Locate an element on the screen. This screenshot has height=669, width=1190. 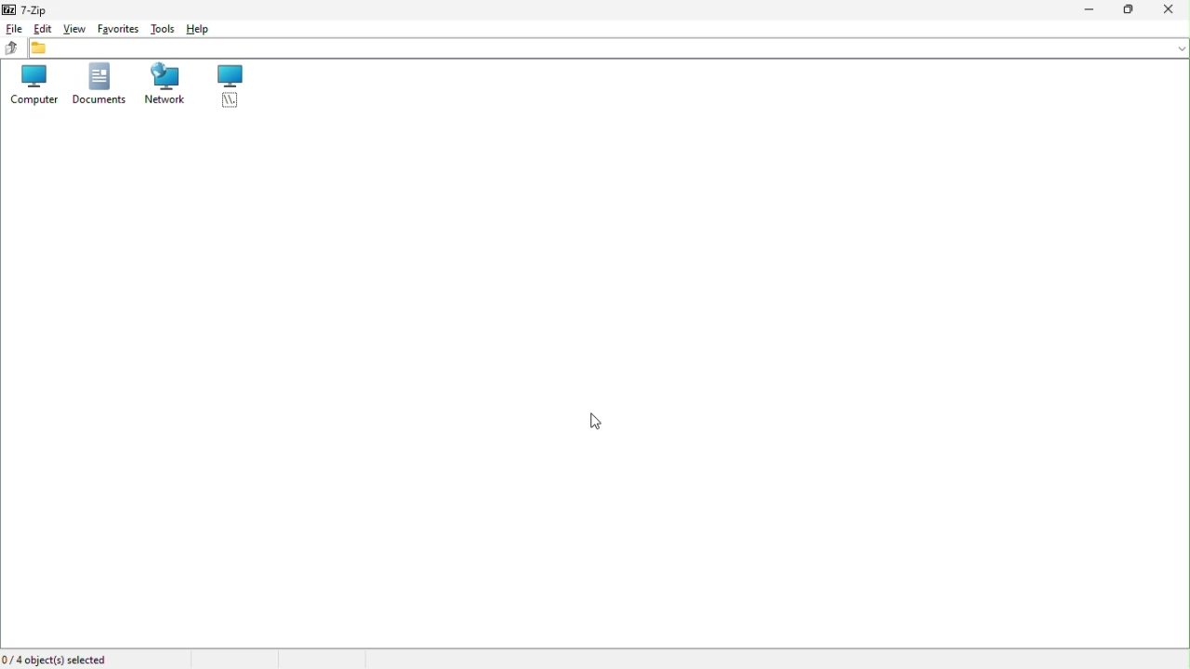
File address bar  is located at coordinates (610, 50).